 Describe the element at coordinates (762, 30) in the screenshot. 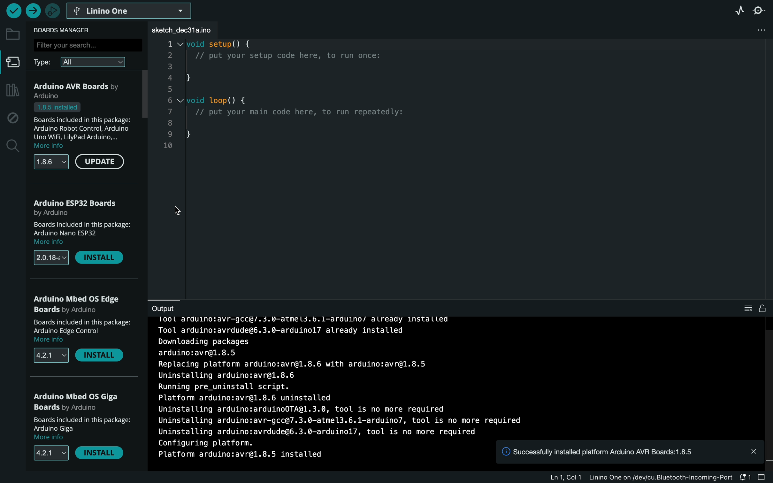

I see `file setting` at that location.